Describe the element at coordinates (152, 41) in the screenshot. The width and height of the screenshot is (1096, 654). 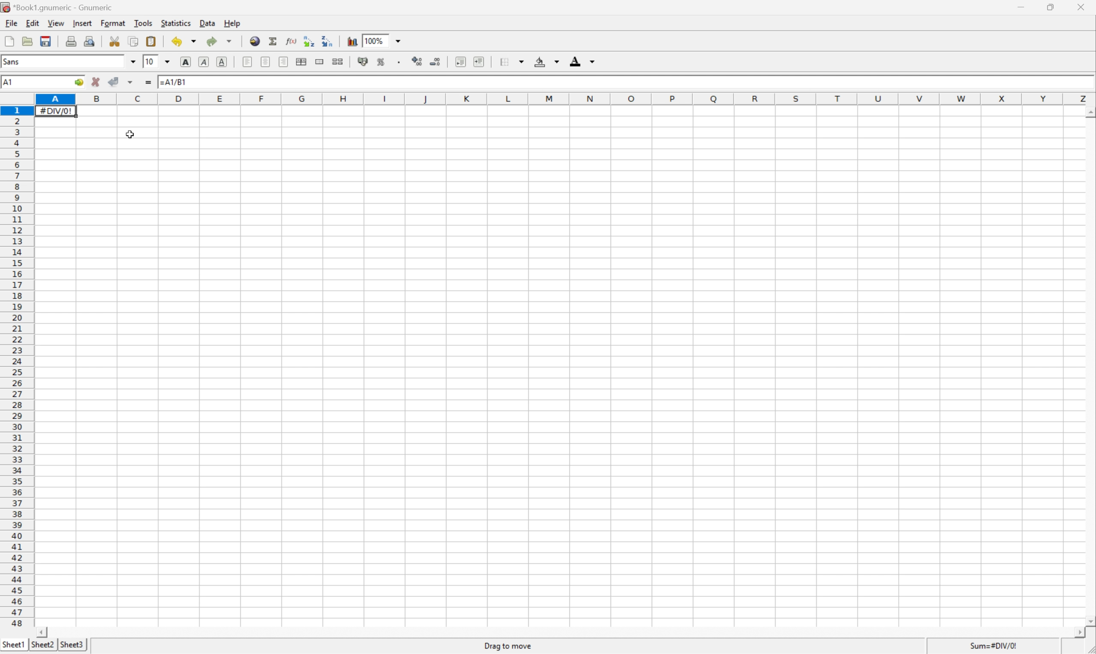
I see `Paste the clipboard` at that location.